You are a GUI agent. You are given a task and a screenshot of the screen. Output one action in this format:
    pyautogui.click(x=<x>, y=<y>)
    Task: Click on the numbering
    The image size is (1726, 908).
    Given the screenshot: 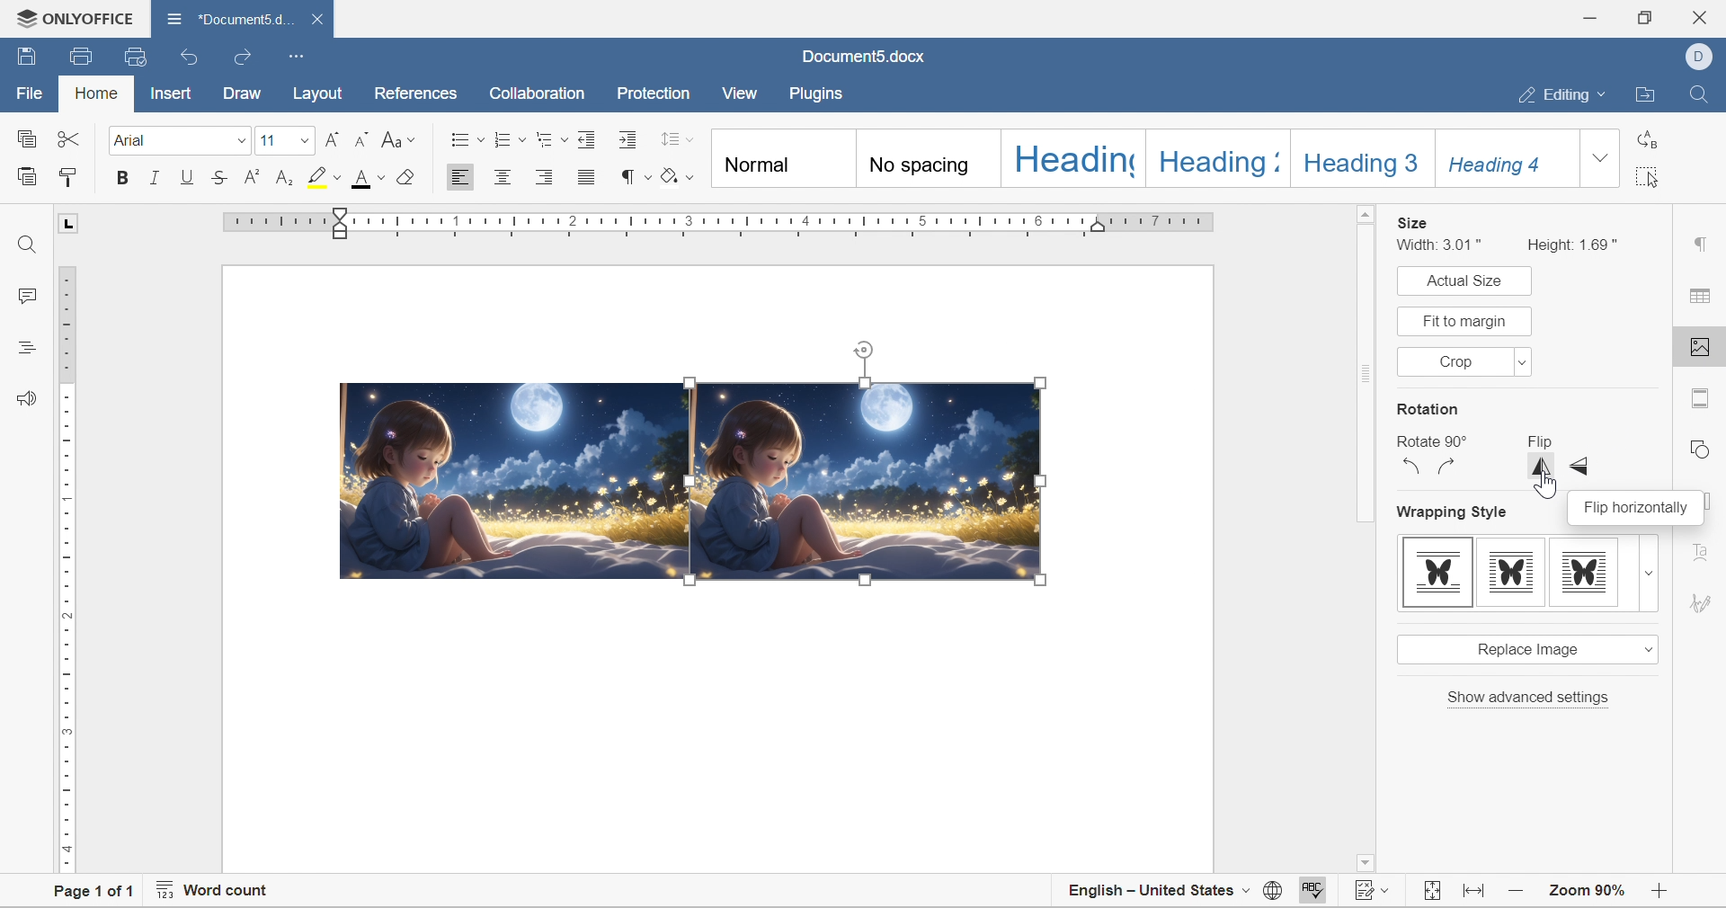 What is the action you would take?
    pyautogui.click(x=510, y=139)
    